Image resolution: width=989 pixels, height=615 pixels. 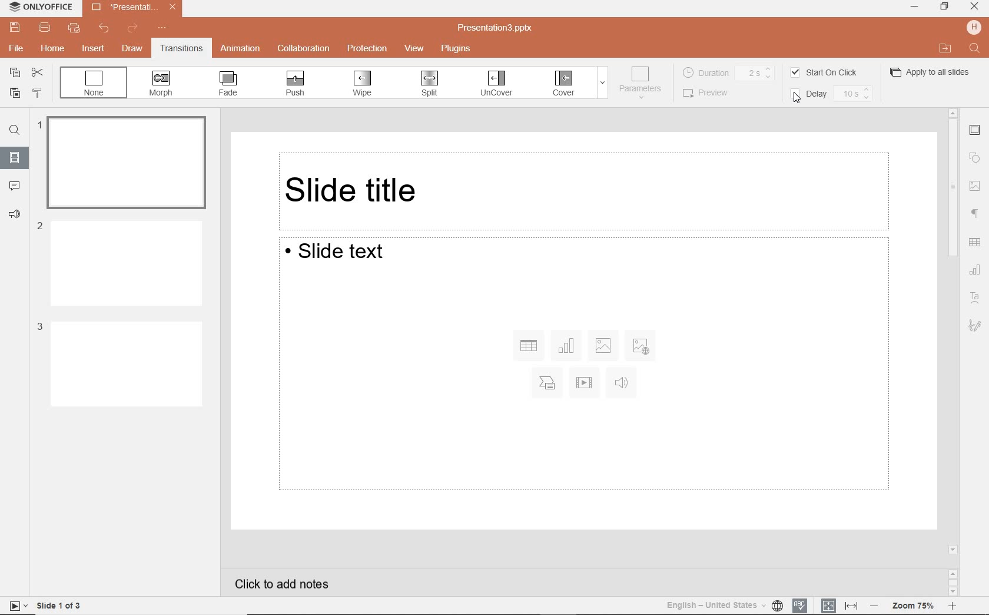 What do you see at coordinates (827, 72) in the screenshot?
I see `START ON CLICK` at bounding box center [827, 72].